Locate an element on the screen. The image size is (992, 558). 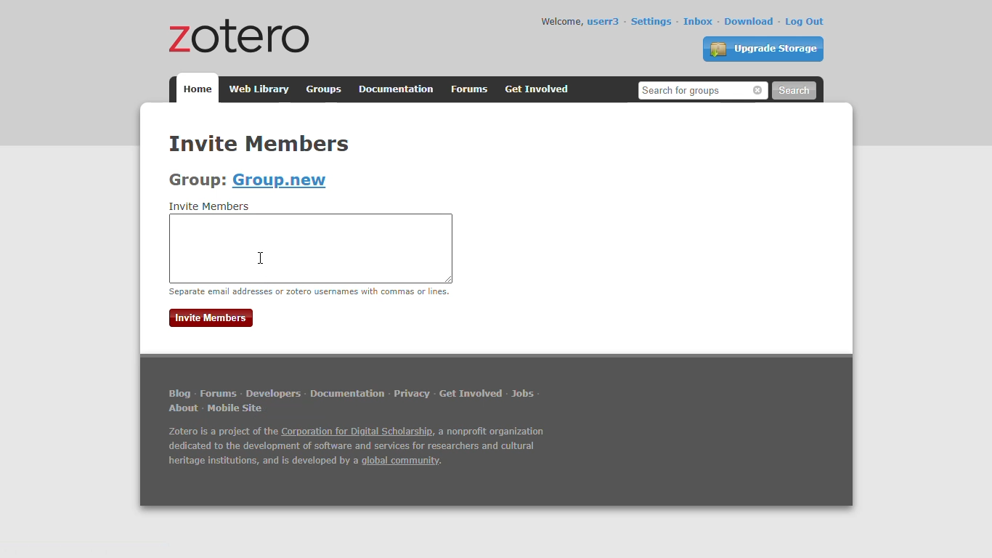
invite members is located at coordinates (211, 206).